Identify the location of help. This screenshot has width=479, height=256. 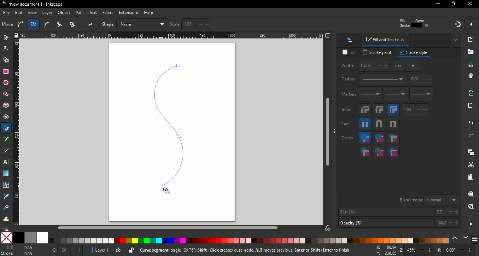
(149, 13).